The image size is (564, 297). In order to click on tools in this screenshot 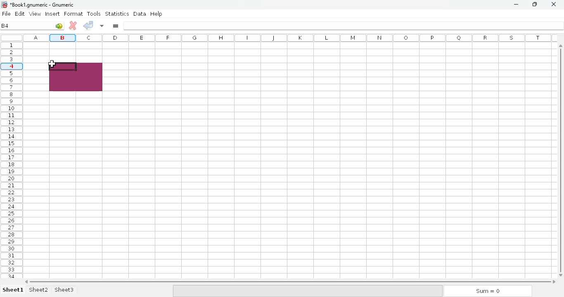, I will do `click(93, 14)`.